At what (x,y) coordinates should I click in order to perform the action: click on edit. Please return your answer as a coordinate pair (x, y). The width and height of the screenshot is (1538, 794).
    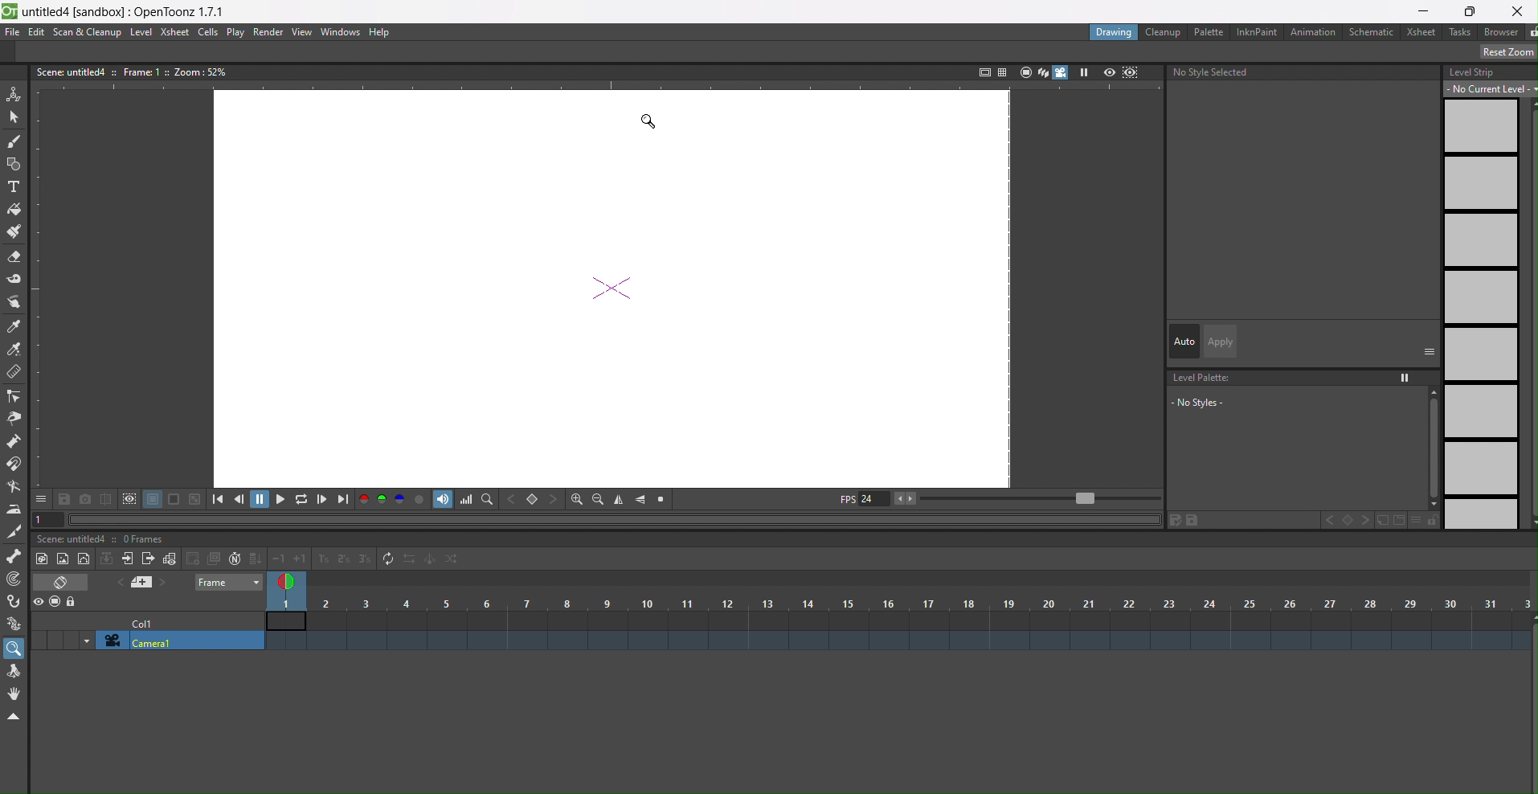
    Looking at the image, I should click on (37, 31).